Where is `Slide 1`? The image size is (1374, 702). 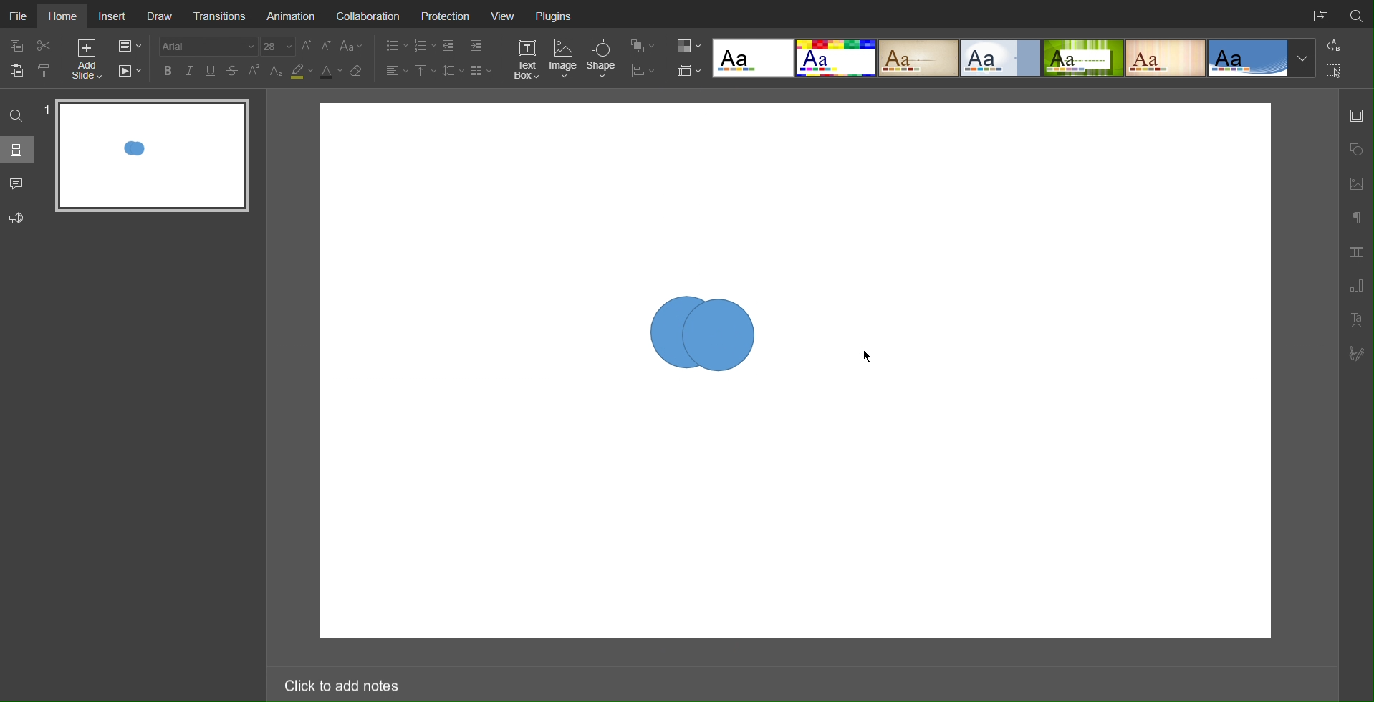 Slide 1 is located at coordinates (153, 156).